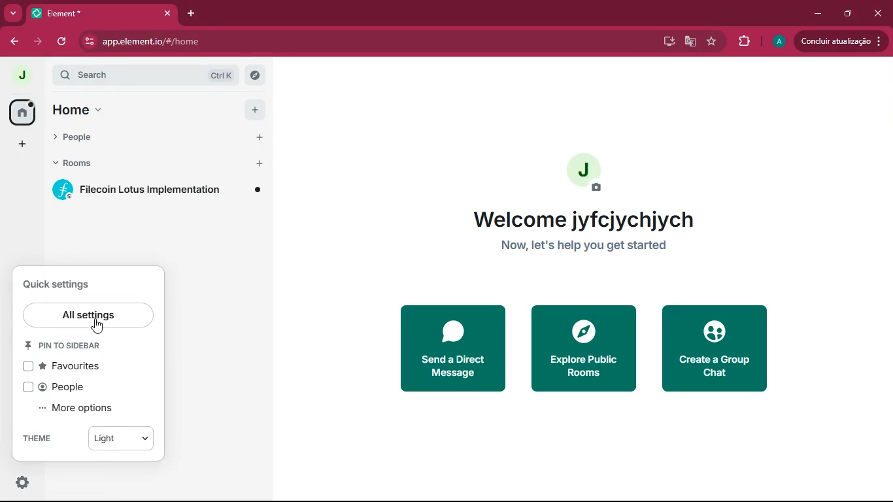 The height and width of the screenshot is (502, 893). What do you see at coordinates (101, 326) in the screenshot?
I see `cursor on all settings` at bounding box center [101, 326].